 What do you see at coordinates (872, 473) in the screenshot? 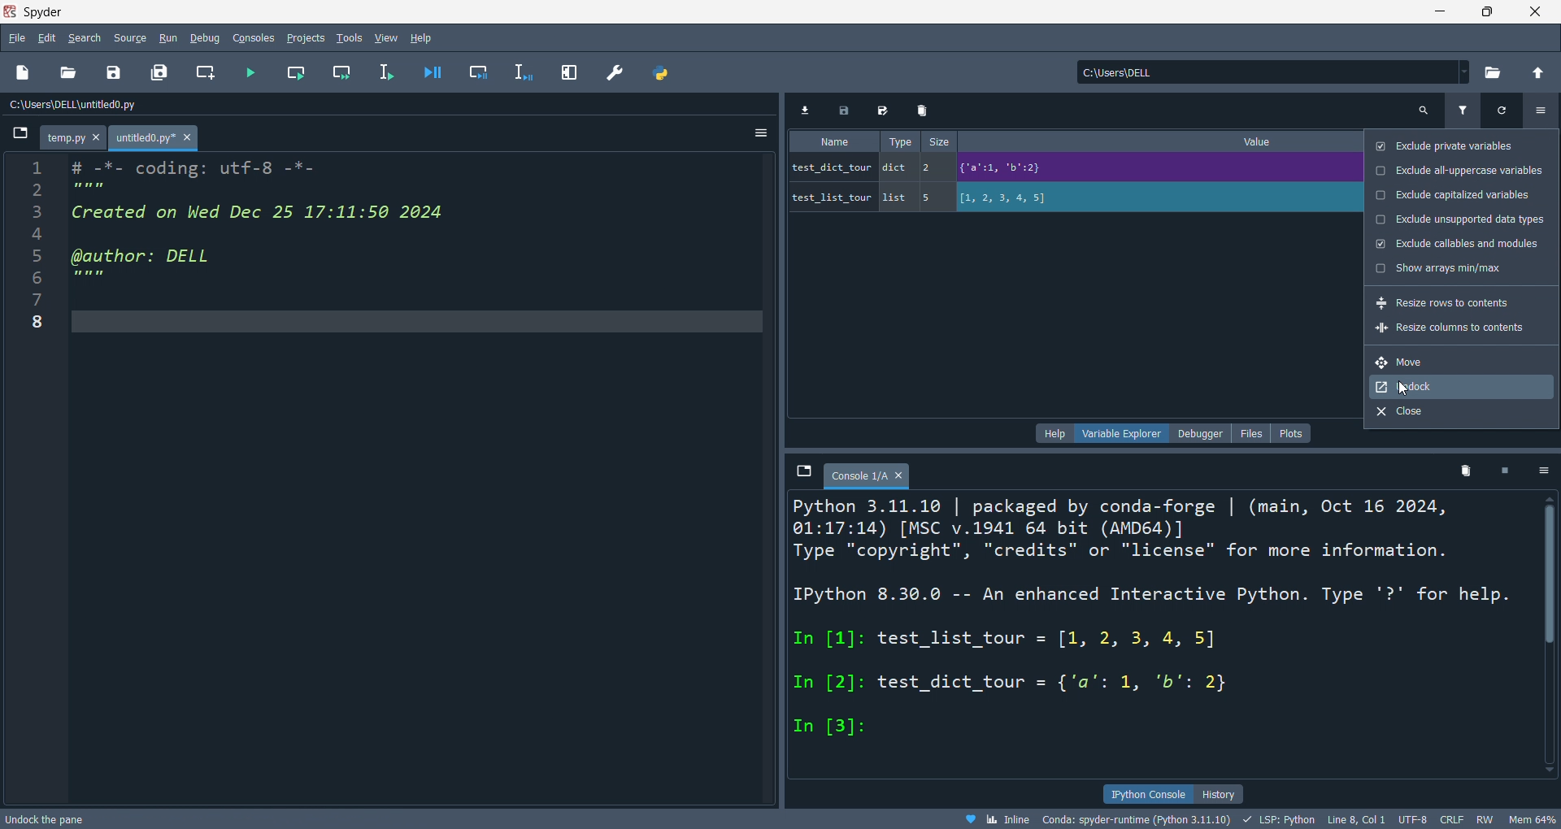
I see `console1/a` at bounding box center [872, 473].